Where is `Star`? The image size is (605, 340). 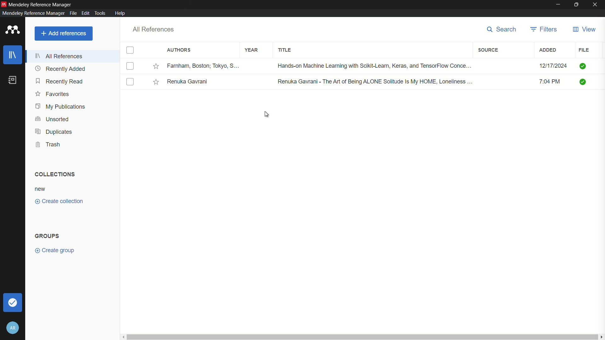
Star is located at coordinates (157, 82).